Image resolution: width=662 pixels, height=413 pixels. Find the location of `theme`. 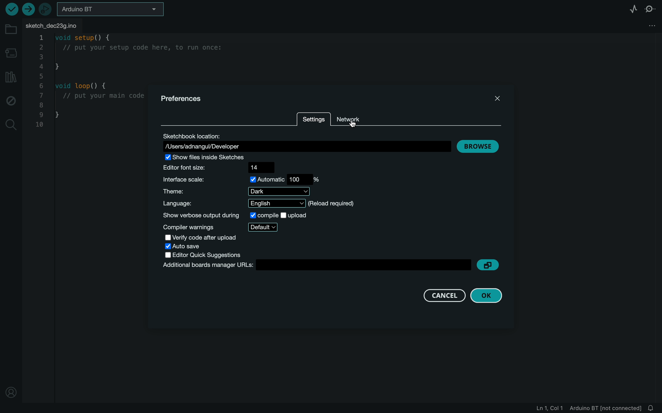

theme is located at coordinates (236, 191).